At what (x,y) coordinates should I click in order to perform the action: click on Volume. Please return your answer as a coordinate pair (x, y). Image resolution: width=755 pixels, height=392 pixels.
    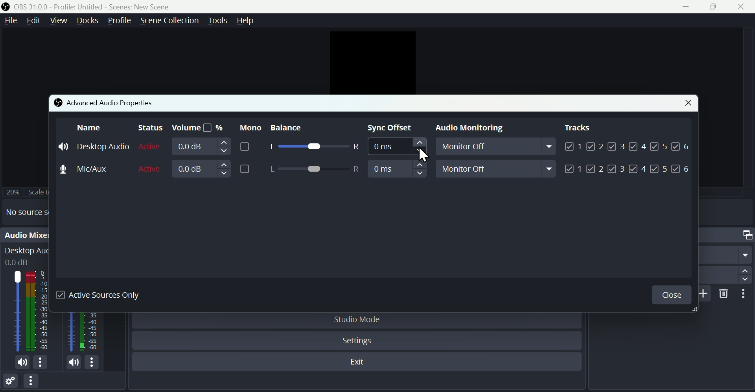
    Looking at the image, I should click on (214, 147).